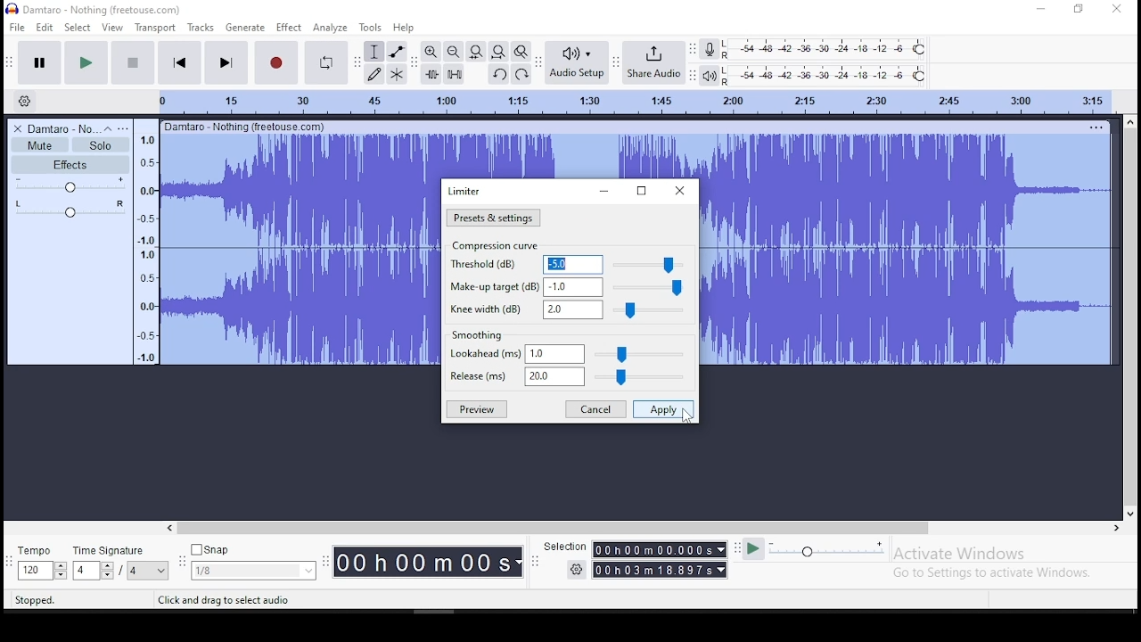 This screenshot has height=642, width=1141. I want to click on help, so click(403, 27).